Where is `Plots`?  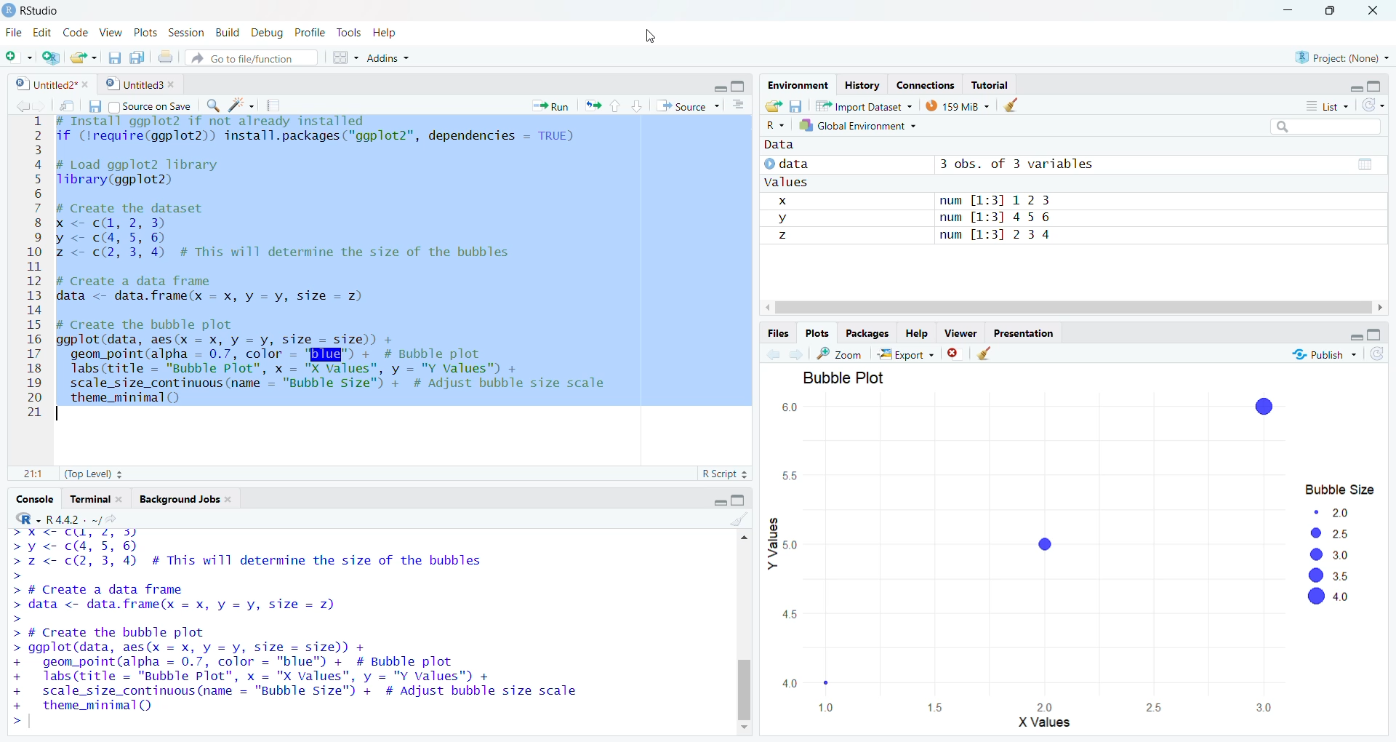 Plots is located at coordinates (818, 331).